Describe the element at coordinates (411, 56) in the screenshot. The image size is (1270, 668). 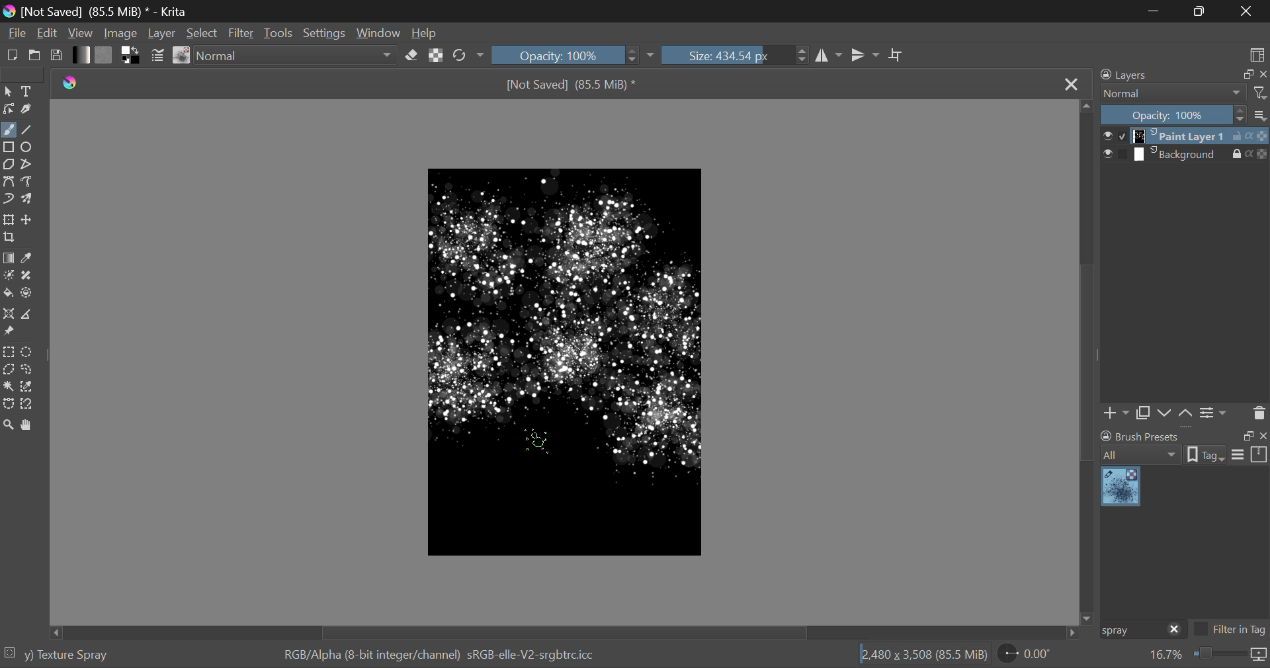
I see `Eraser` at that location.